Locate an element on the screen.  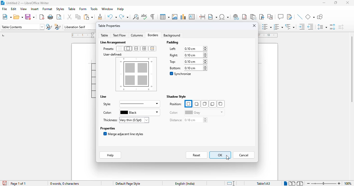
toggle ordered list is located at coordinates (278, 27).